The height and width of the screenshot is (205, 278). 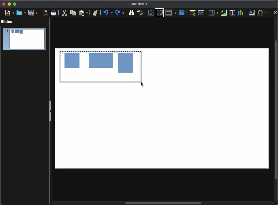 What do you see at coordinates (46, 22) in the screenshot?
I see `Close` at bounding box center [46, 22].